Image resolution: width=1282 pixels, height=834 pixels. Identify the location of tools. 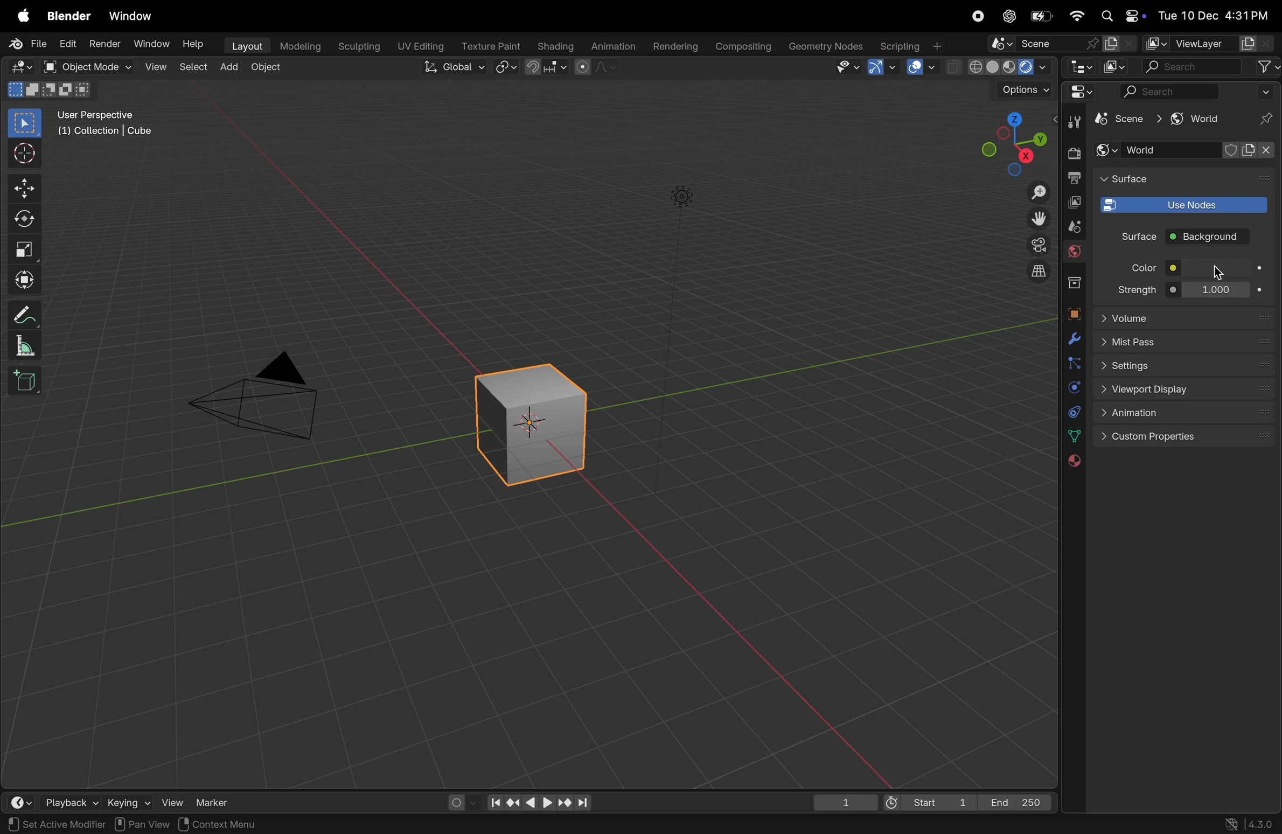
(1071, 122).